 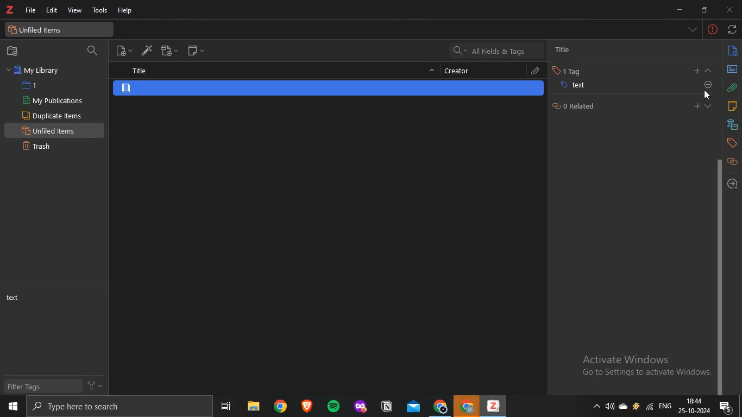 I want to click on speakers, so click(x=609, y=407).